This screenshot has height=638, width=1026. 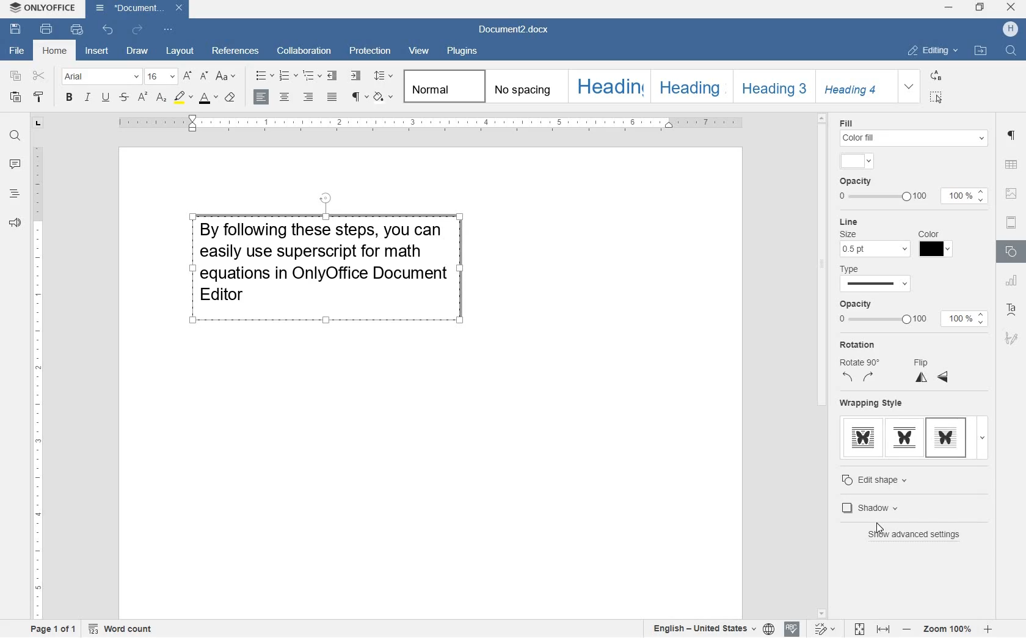 I want to click on zoom in or zoom out, so click(x=947, y=628).